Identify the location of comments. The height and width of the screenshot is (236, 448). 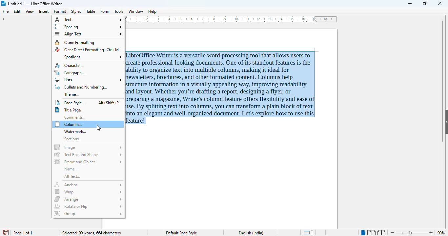
(75, 117).